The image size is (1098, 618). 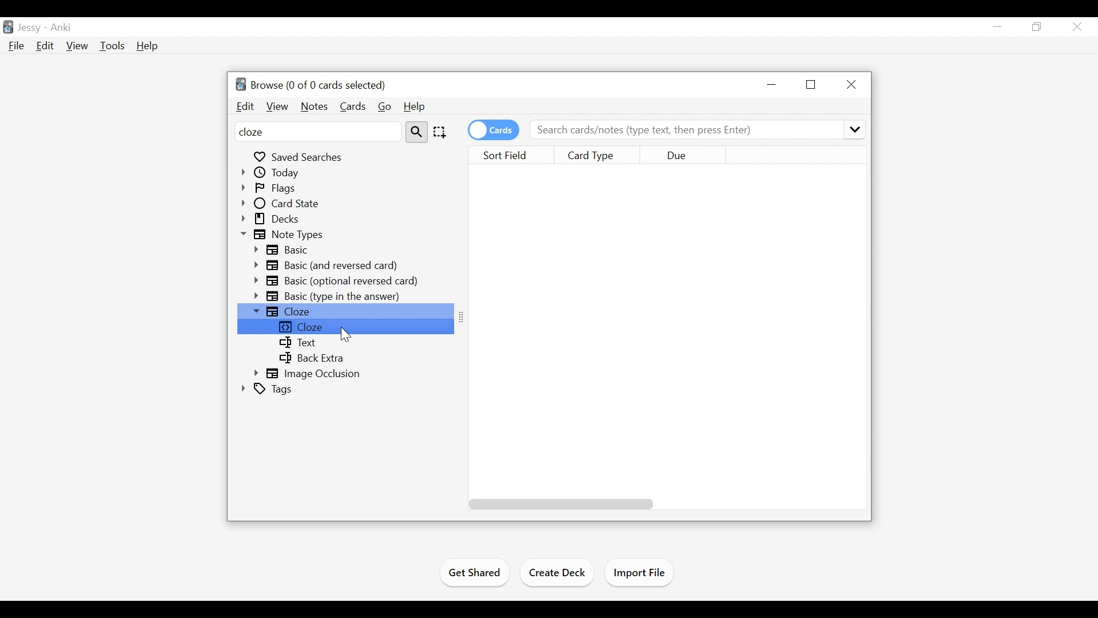 I want to click on Selection tool, so click(x=441, y=132).